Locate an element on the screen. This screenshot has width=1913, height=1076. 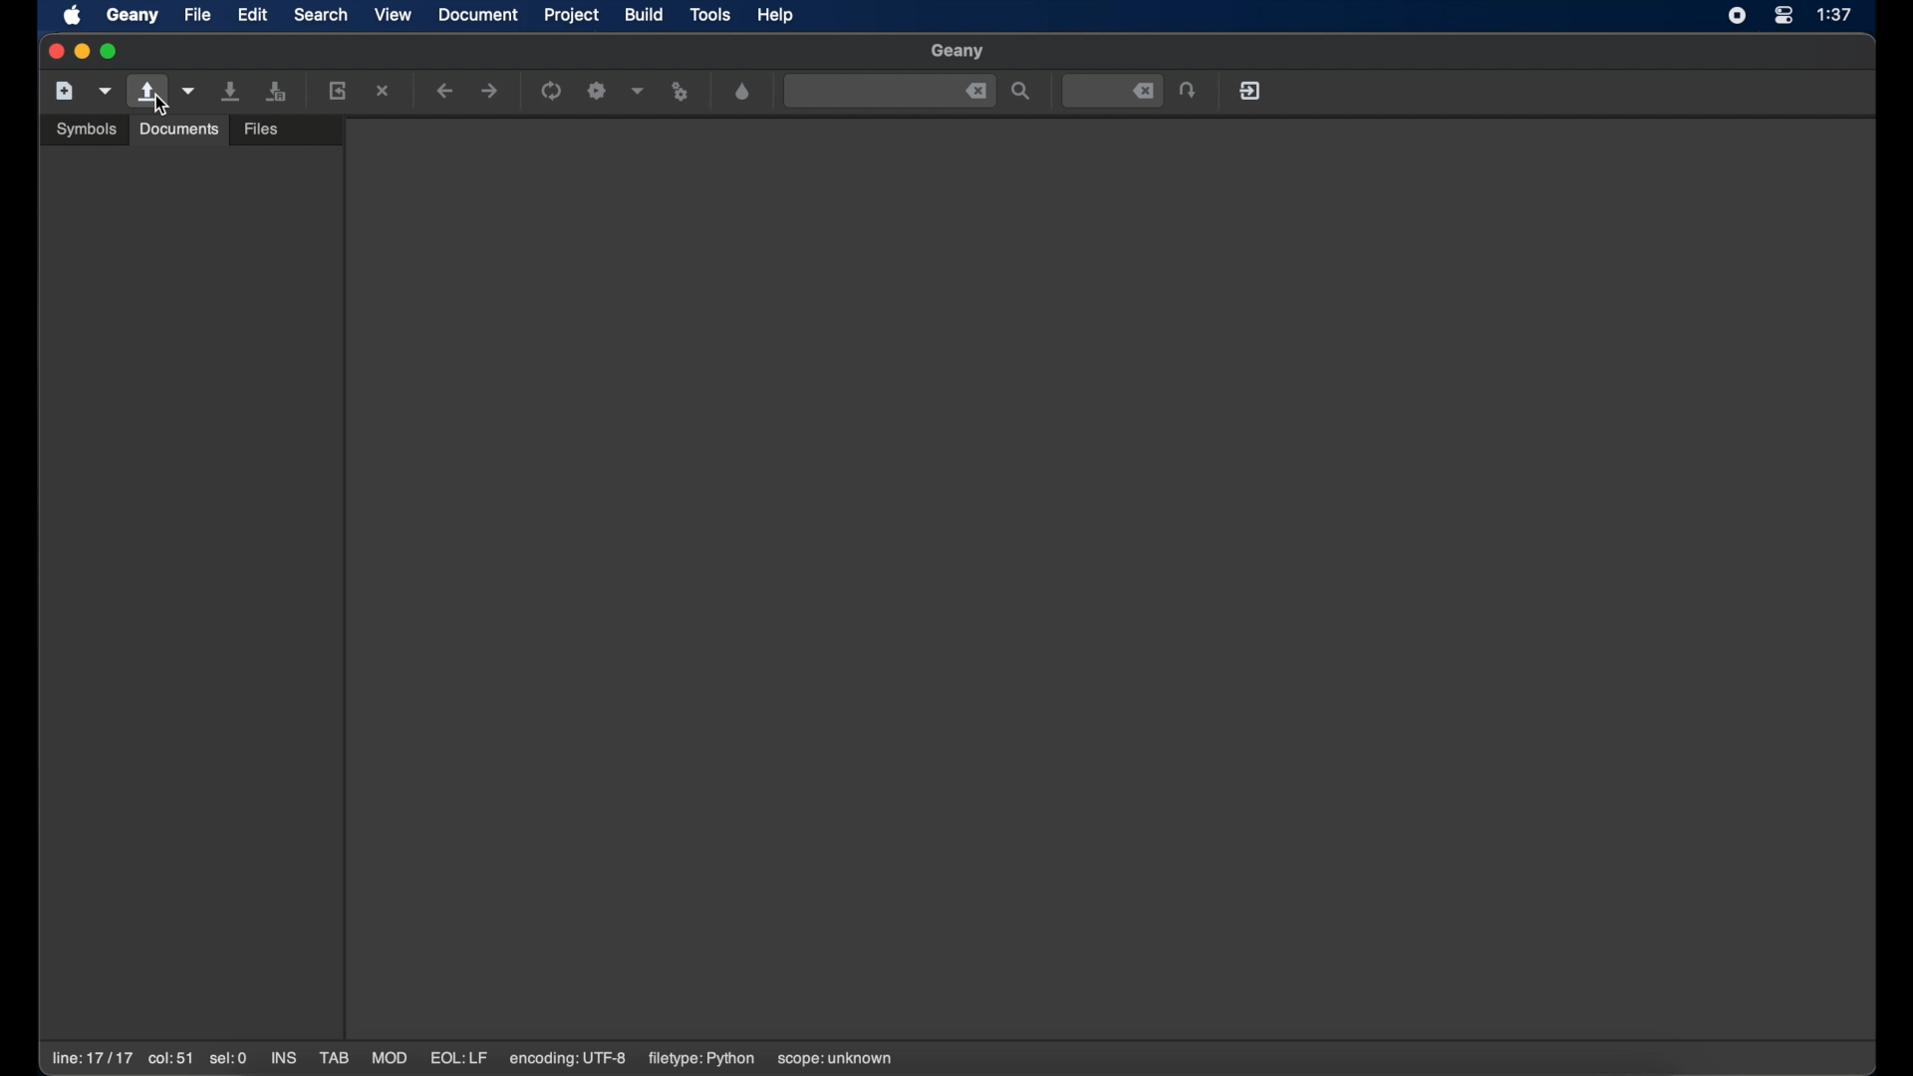
filetype: python is located at coordinates (699, 1059).